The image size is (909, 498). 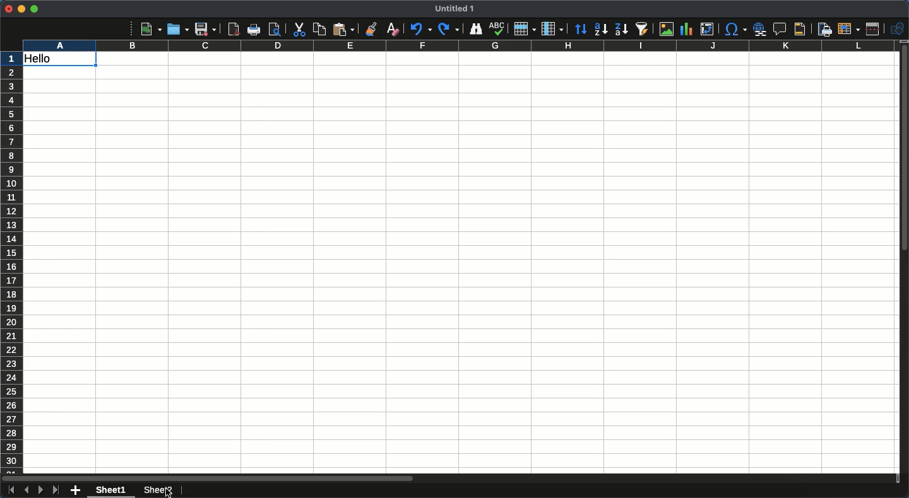 What do you see at coordinates (113, 490) in the screenshot?
I see `Sheet 1` at bounding box center [113, 490].